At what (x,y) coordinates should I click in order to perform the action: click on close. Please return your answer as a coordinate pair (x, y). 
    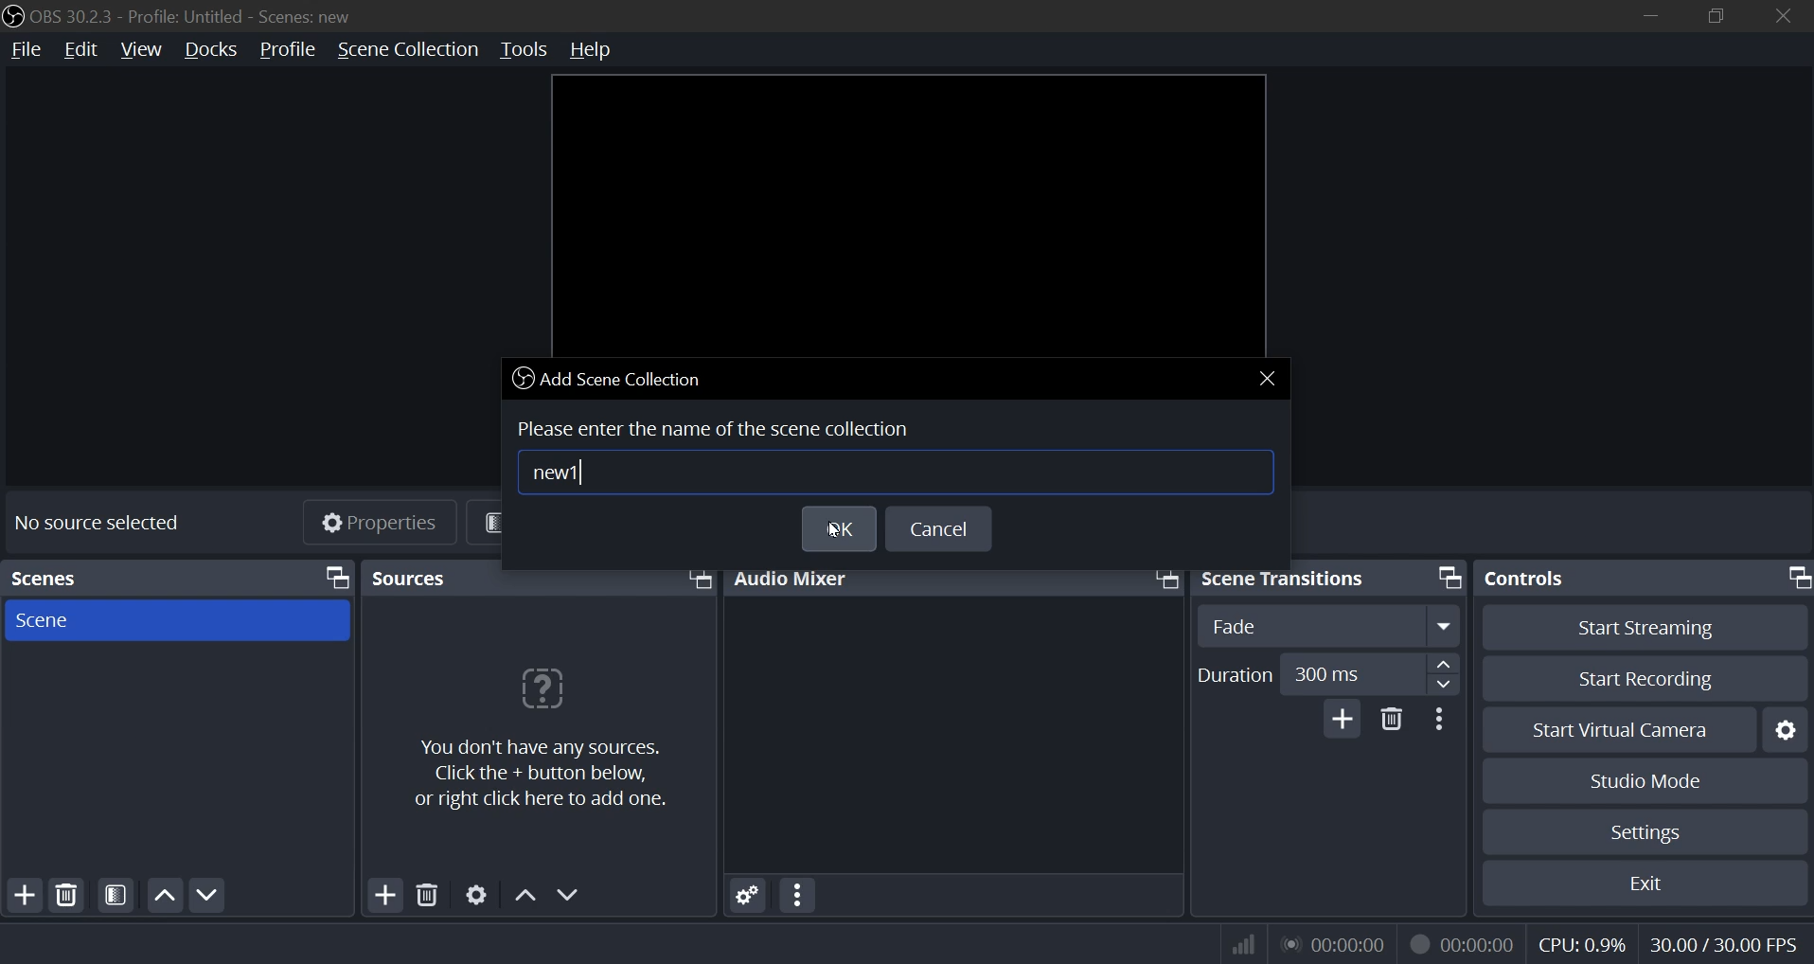
    Looking at the image, I should click on (1269, 377).